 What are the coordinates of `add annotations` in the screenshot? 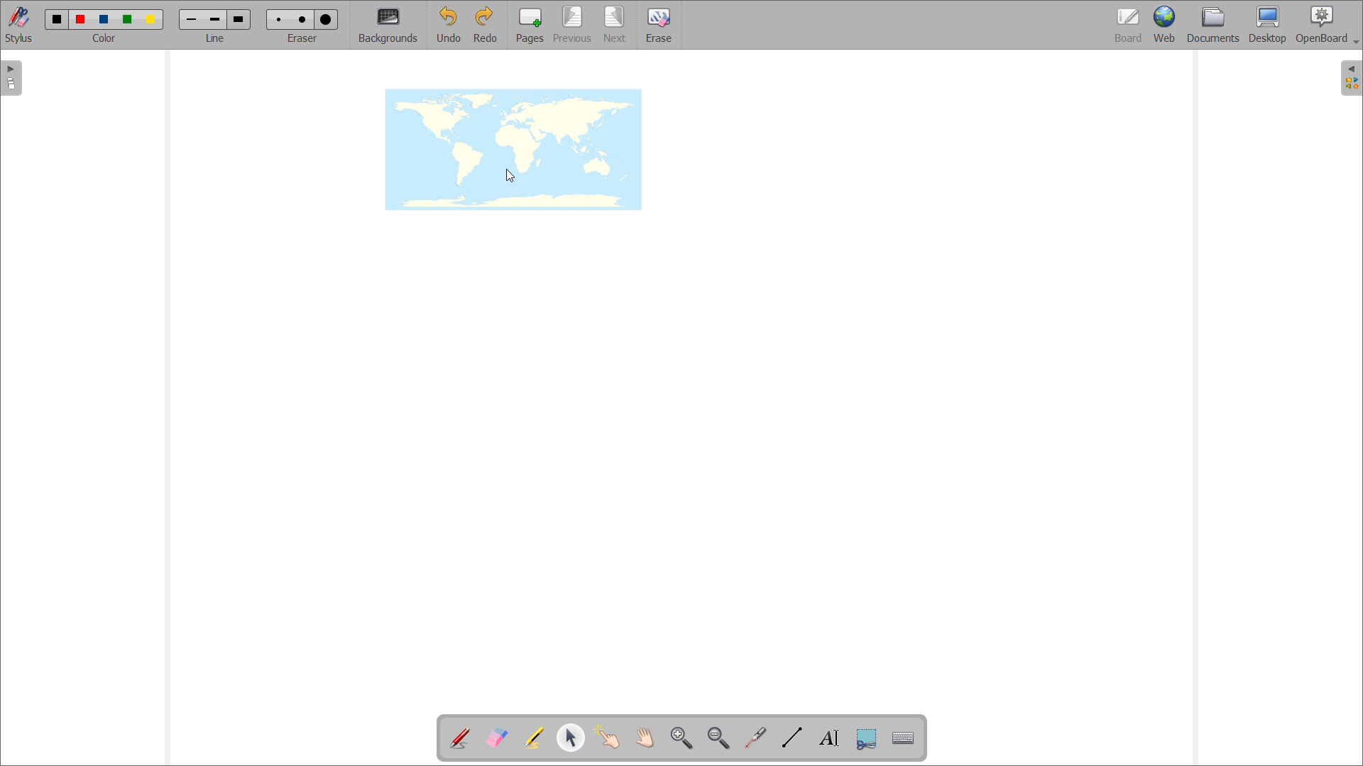 It's located at (461, 738).